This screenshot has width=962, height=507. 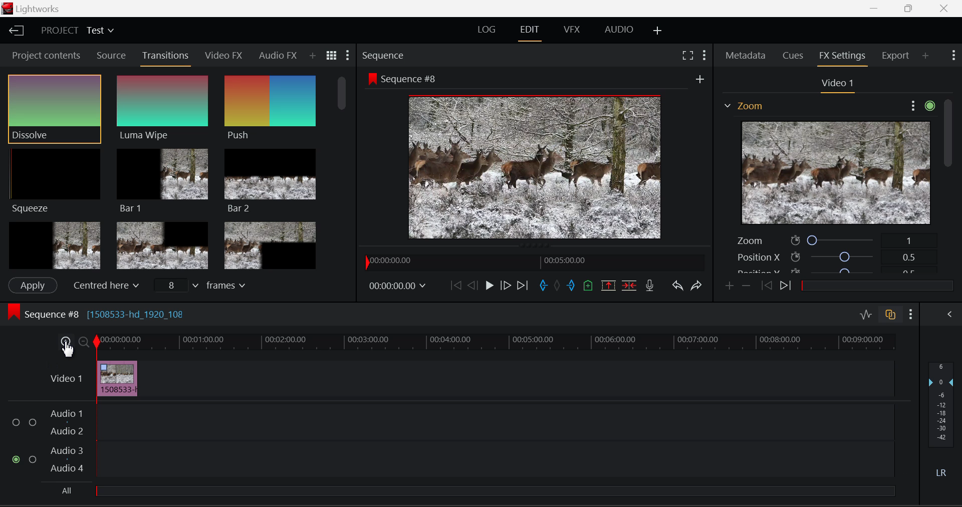 What do you see at coordinates (659, 32) in the screenshot?
I see `Add Layout` at bounding box center [659, 32].